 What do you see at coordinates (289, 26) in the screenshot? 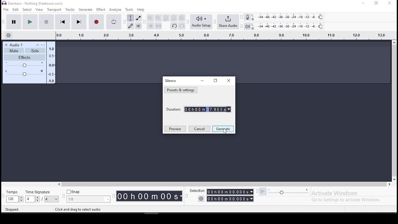
I see `playback level` at bounding box center [289, 26].